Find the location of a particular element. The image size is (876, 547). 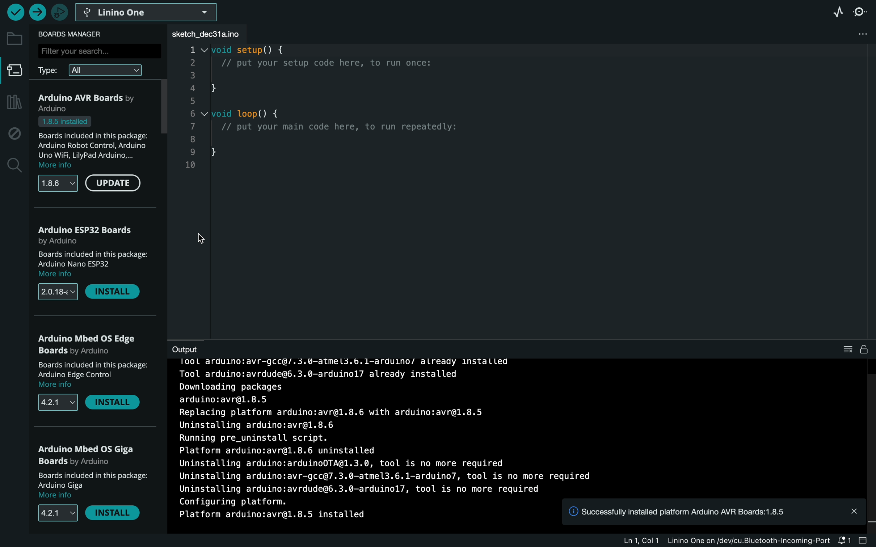

versions is located at coordinates (58, 184).